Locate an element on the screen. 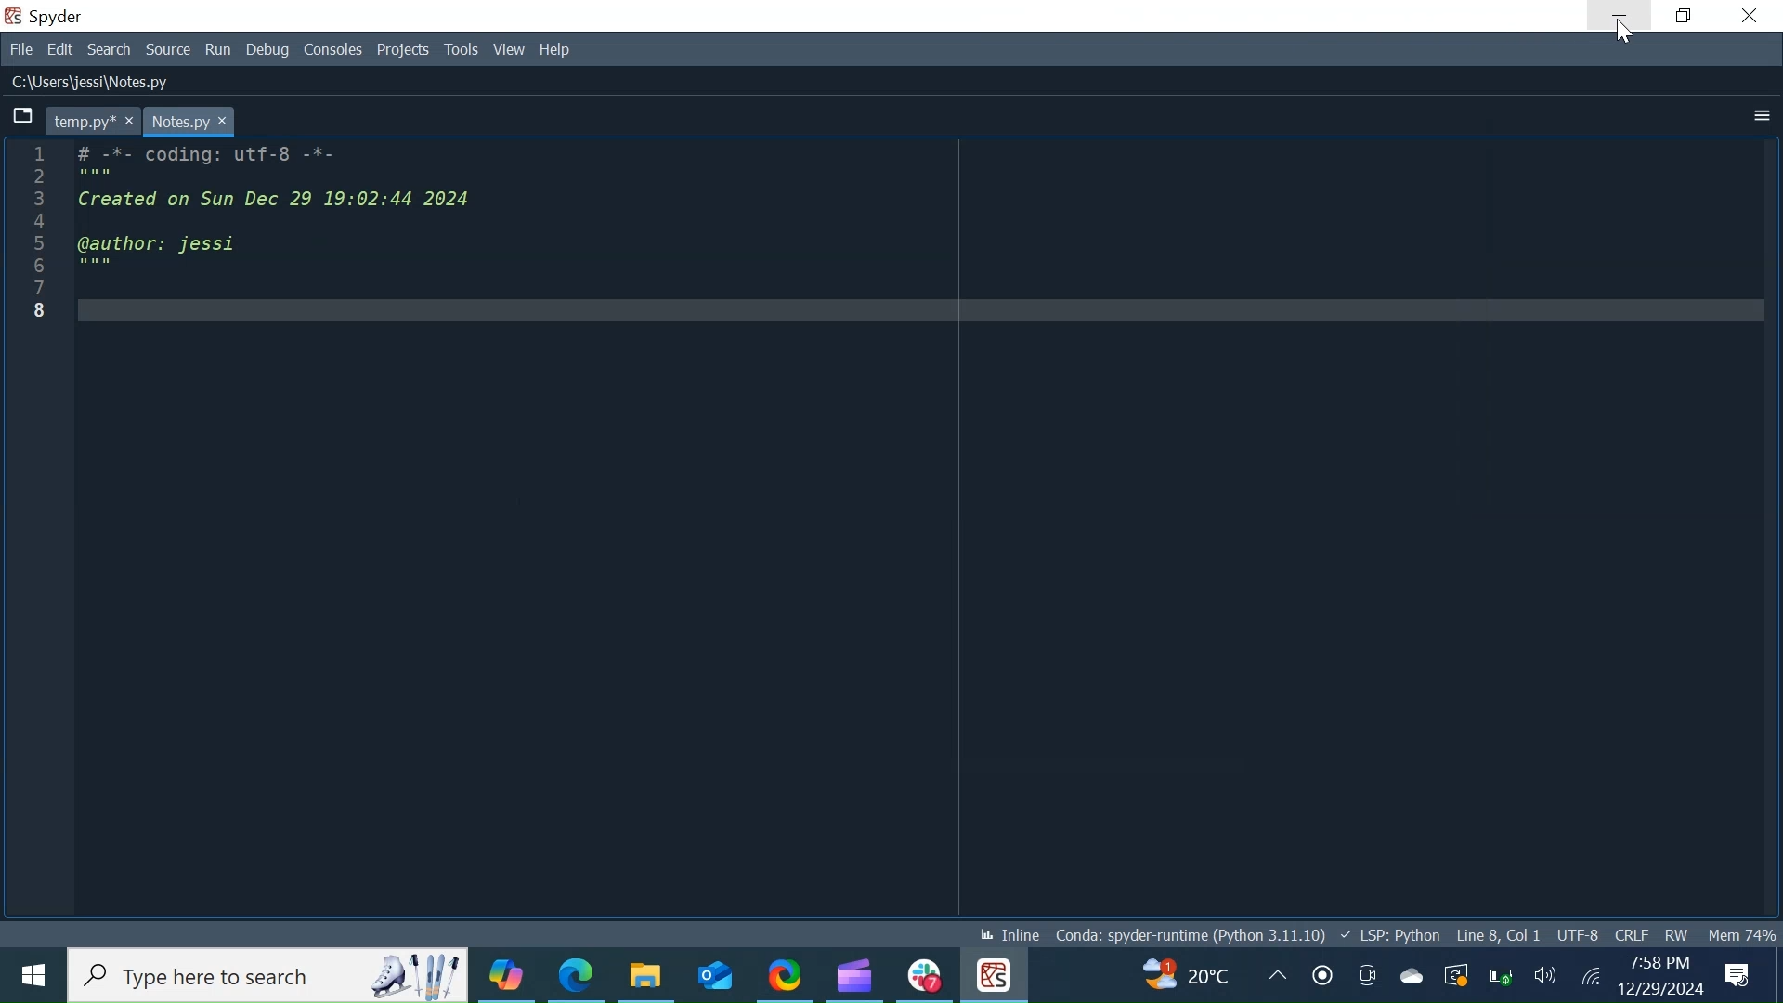 This screenshot has height=1003, width=1783. Charge is located at coordinates (1502, 975).